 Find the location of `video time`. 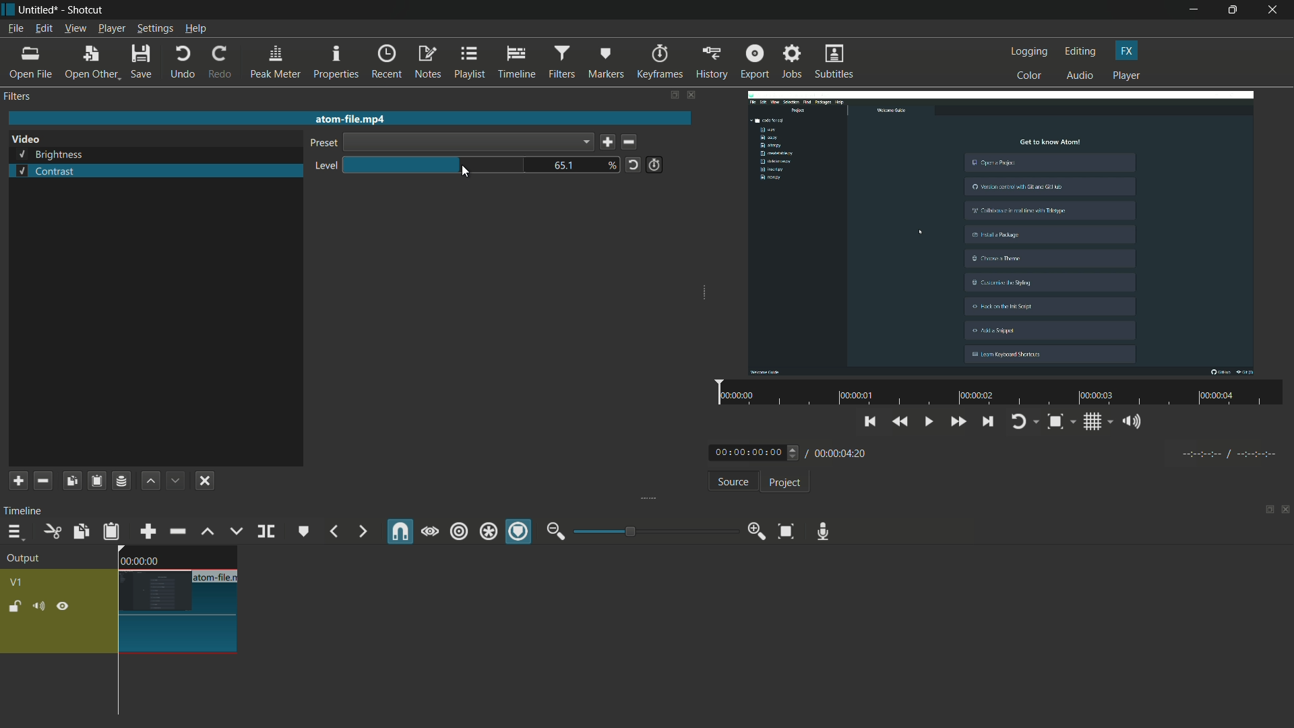

video time is located at coordinates (997, 394).